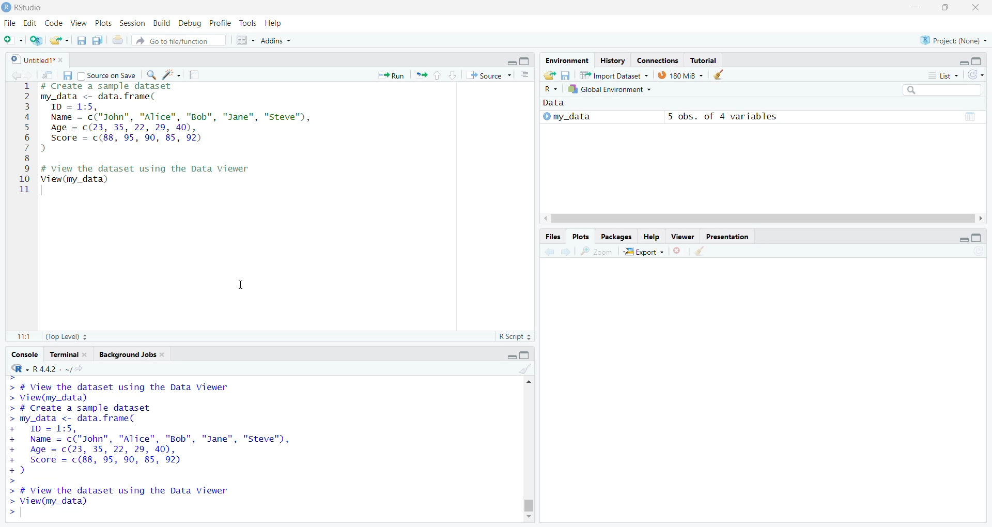  I want to click on Search, so click(943, 89).